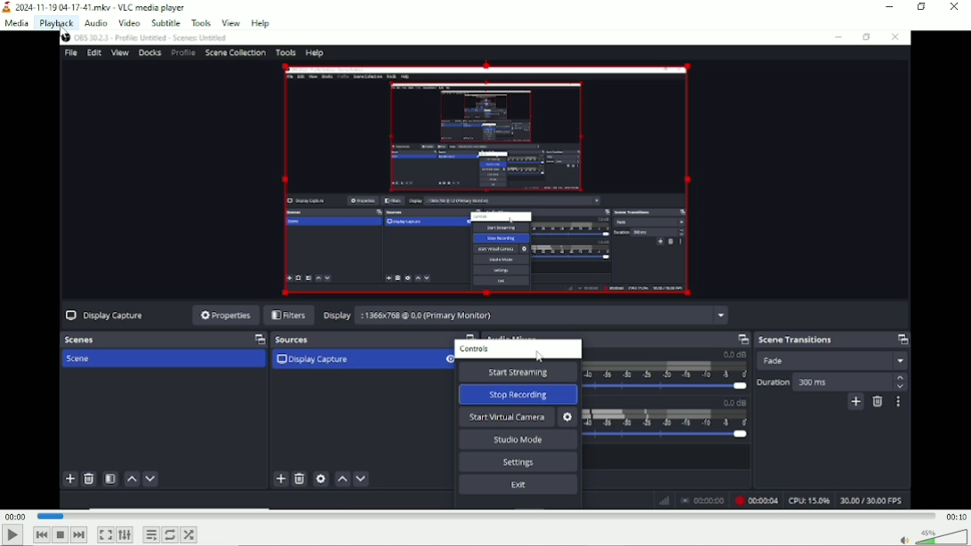 The height and width of the screenshot is (546, 971). What do you see at coordinates (124, 535) in the screenshot?
I see `Show extended settings` at bounding box center [124, 535].